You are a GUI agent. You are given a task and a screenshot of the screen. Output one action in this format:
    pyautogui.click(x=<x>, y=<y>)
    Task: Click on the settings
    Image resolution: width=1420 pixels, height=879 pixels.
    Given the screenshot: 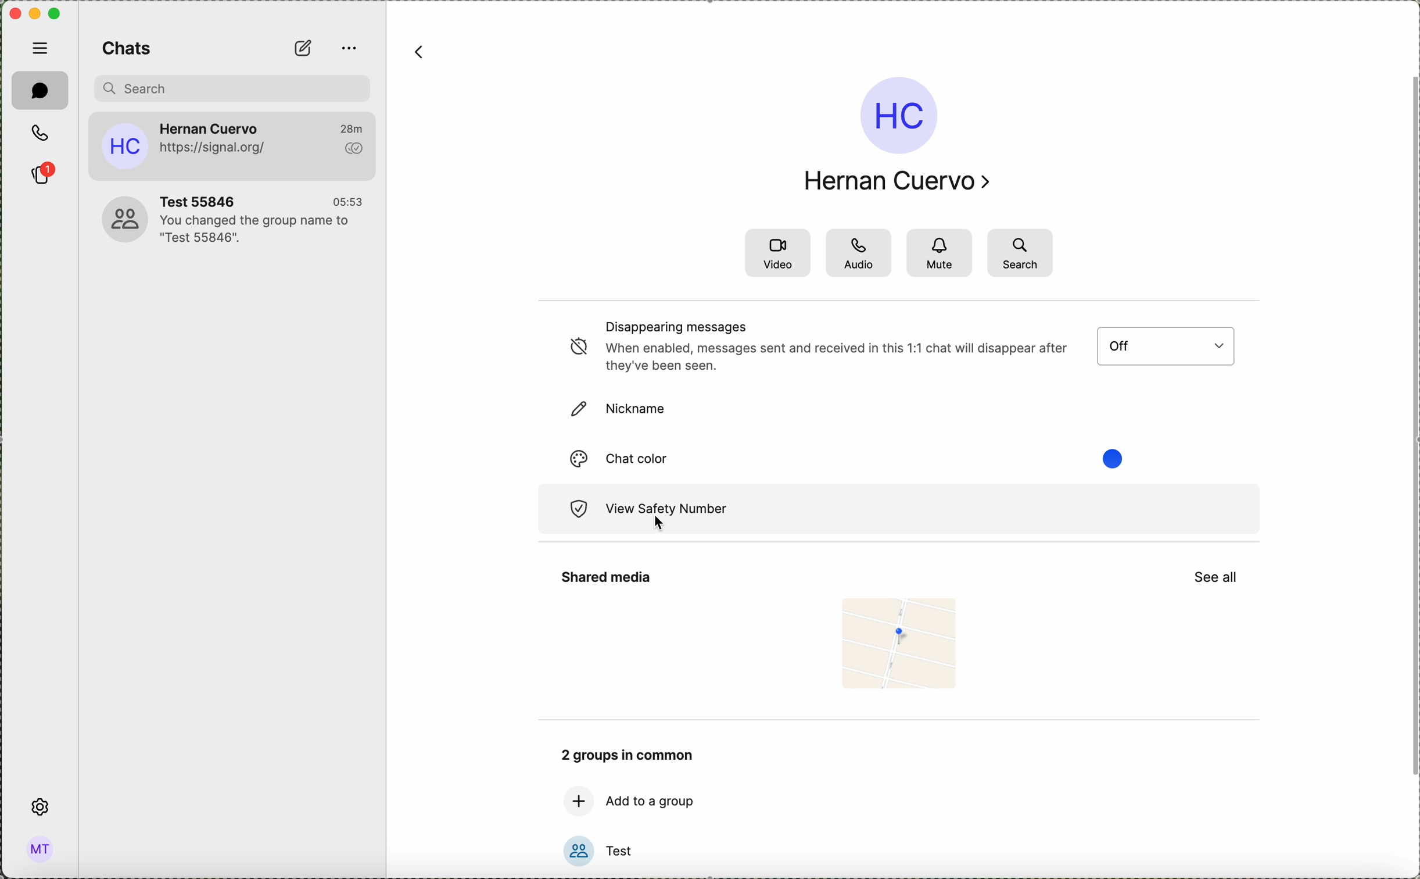 What is the action you would take?
    pyautogui.click(x=39, y=807)
    